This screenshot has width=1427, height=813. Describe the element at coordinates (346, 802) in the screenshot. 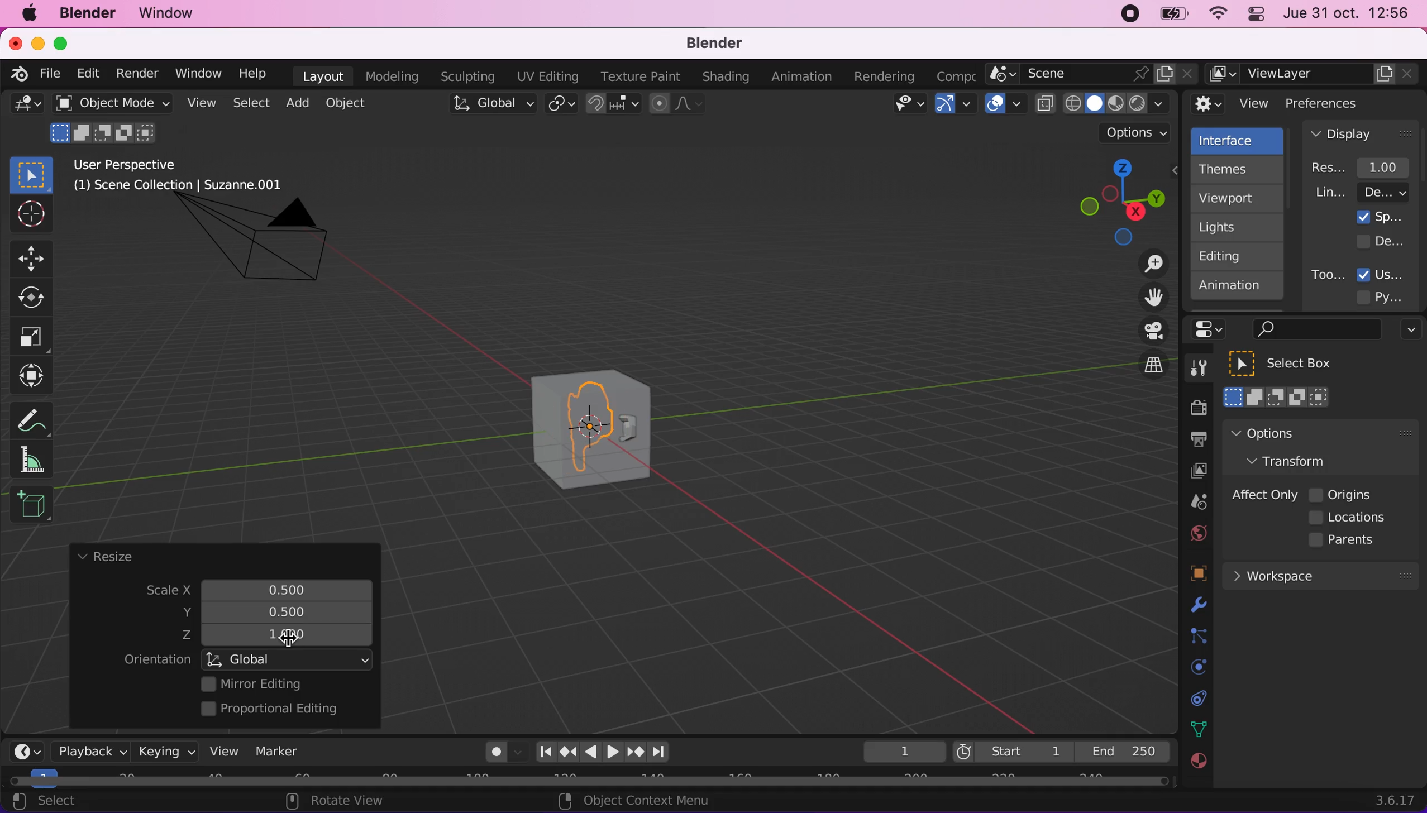

I see `rotate view` at that location.